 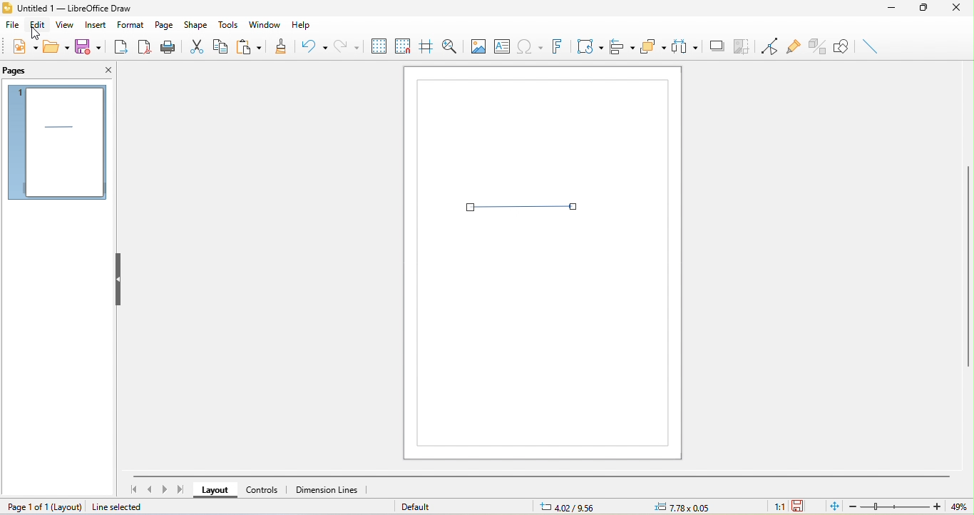 What do you see at coordinates (265, 489) in the screenshot?
I see `controls` at bounding box center [265, 489].